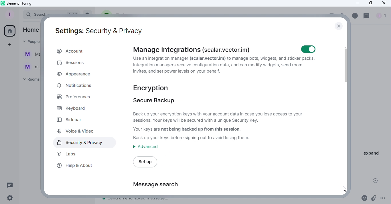 This screenshot has height=204, width=391. Describe the element at coordinates (11, 185) in the screenshot. I see `Threads` at that location.